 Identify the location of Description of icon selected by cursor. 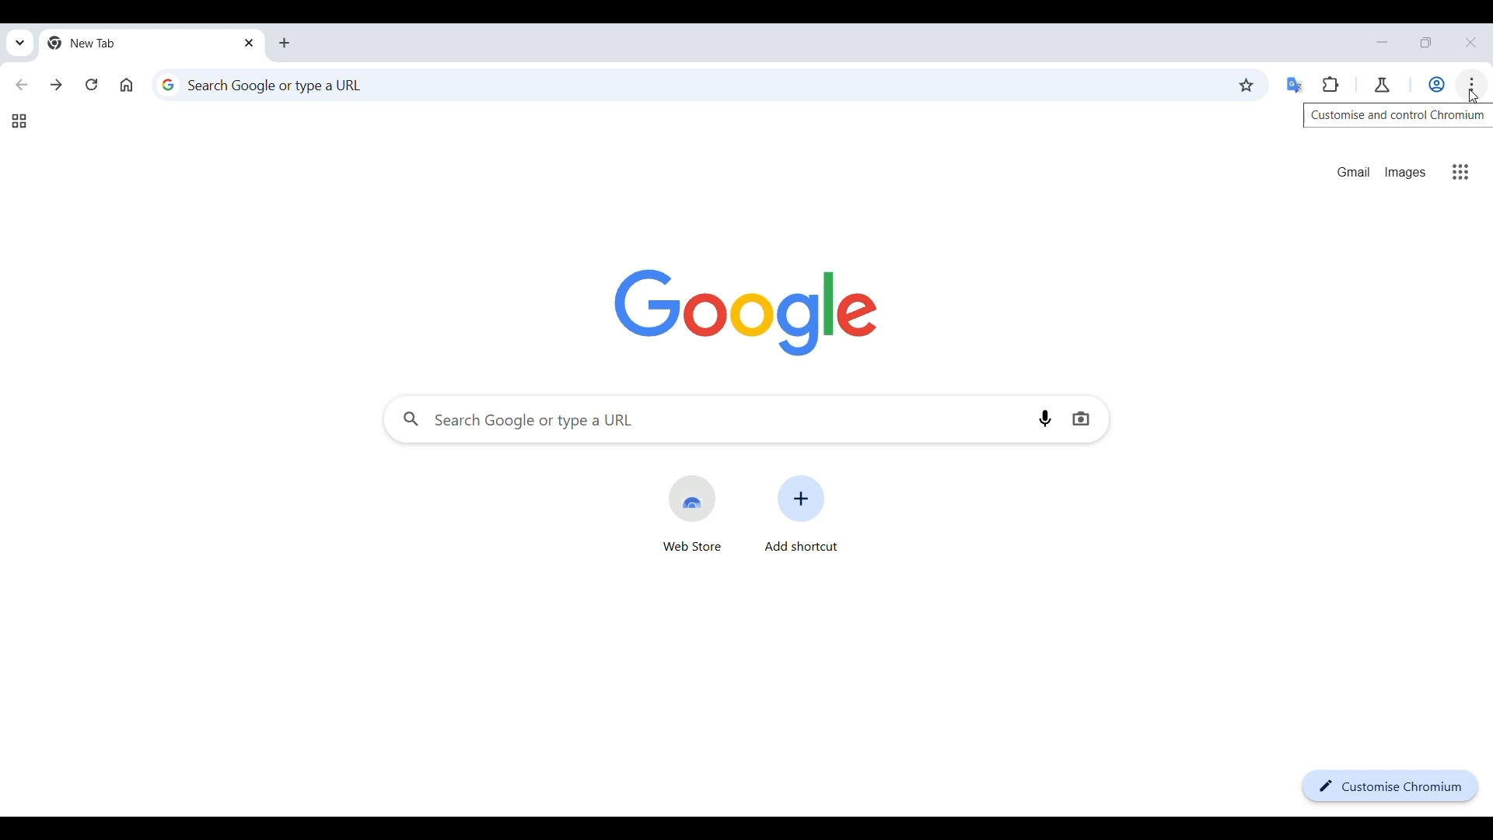
(1398, 115).